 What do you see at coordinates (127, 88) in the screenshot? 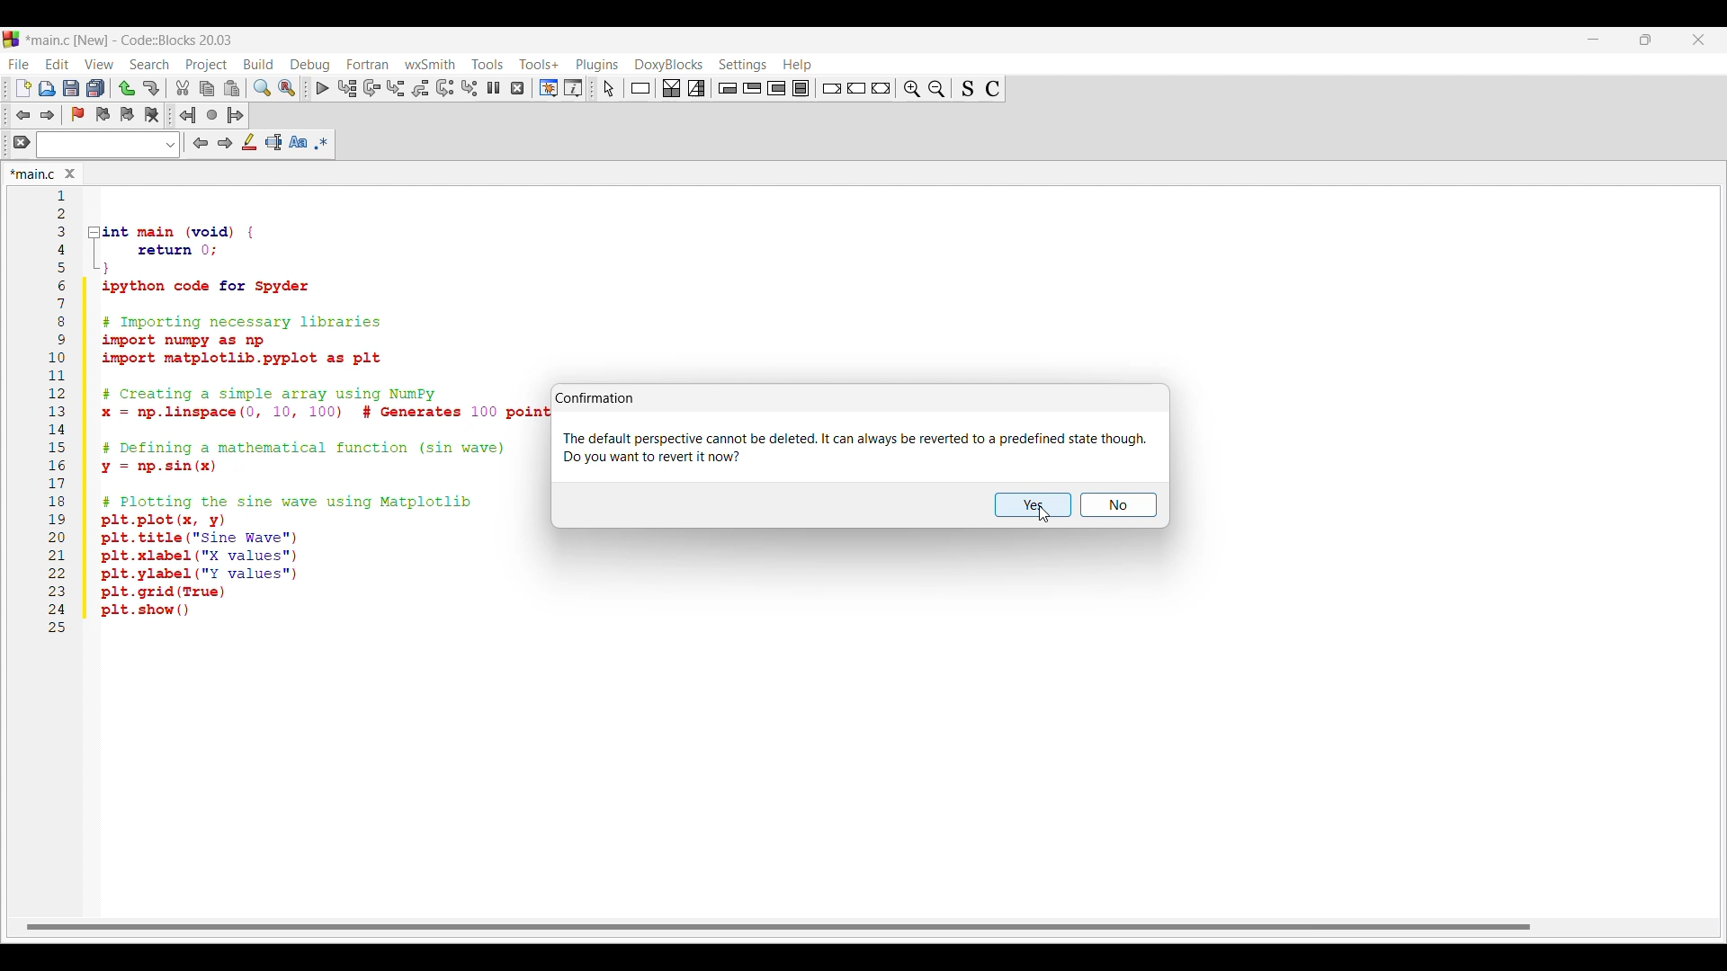
I see `Undo` at bounding box center [127, 88].